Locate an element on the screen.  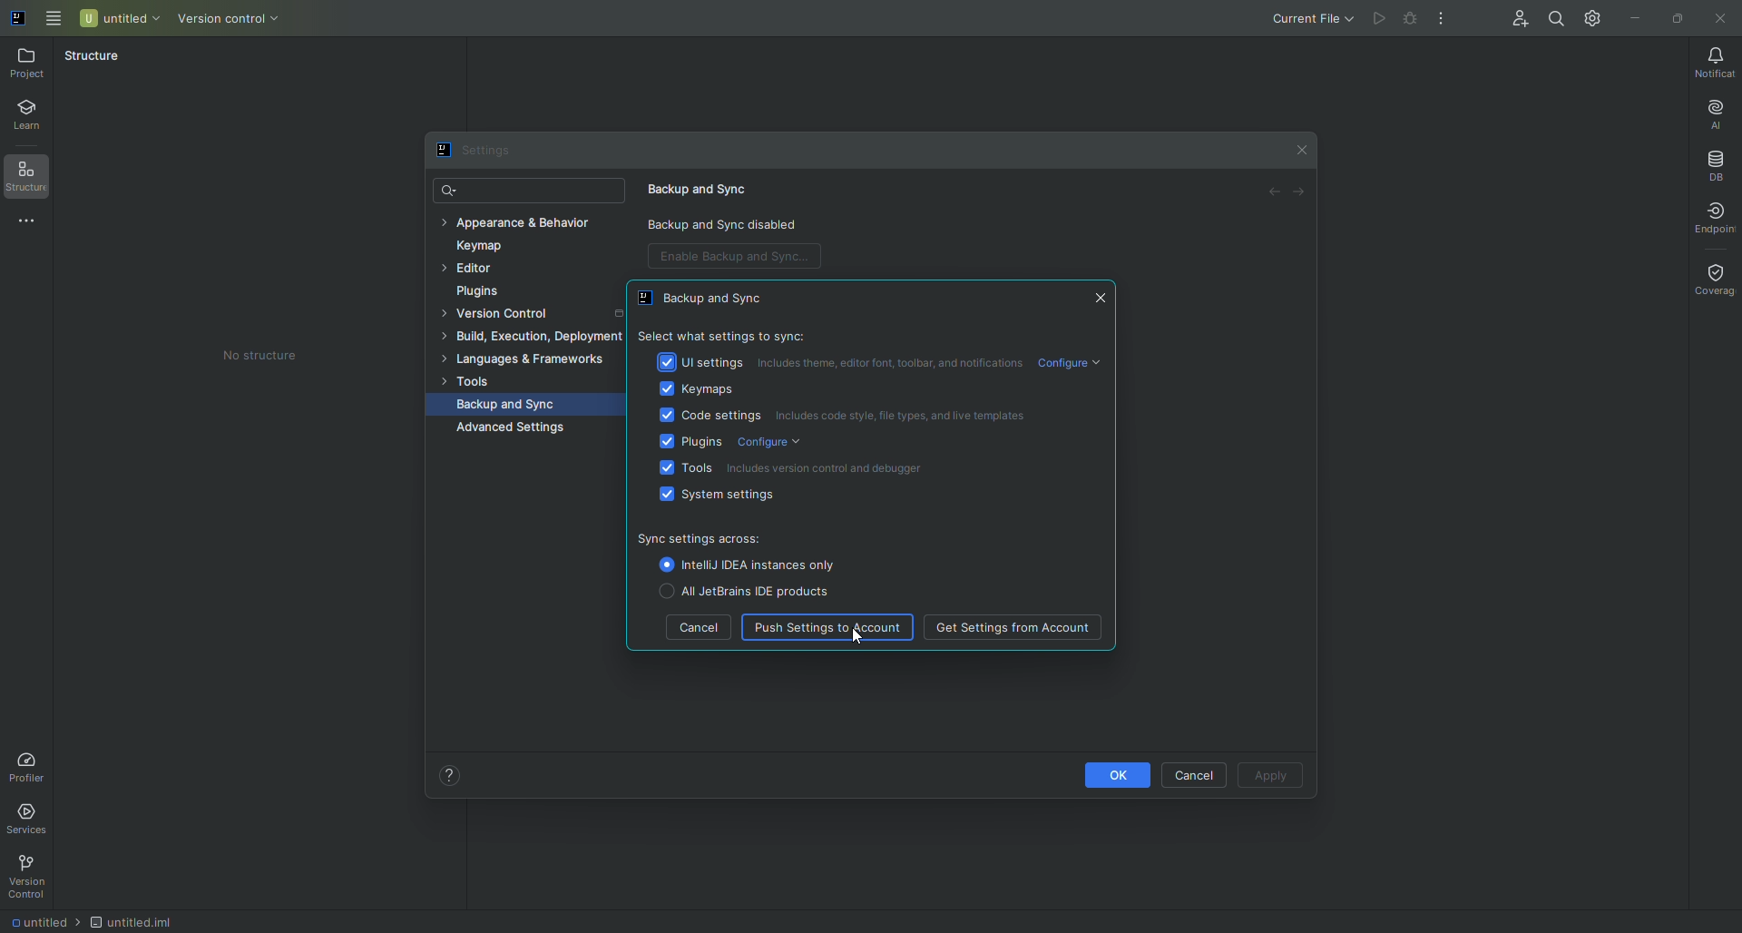
Plugins is located at coordinates (692, 440).